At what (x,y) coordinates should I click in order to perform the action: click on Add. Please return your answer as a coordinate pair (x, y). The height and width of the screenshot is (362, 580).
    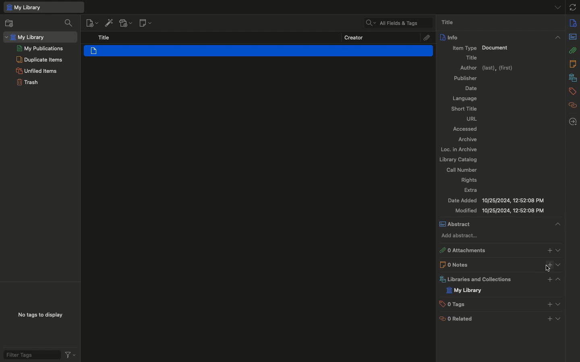
    Looking at the image, I should click on (549, 304).